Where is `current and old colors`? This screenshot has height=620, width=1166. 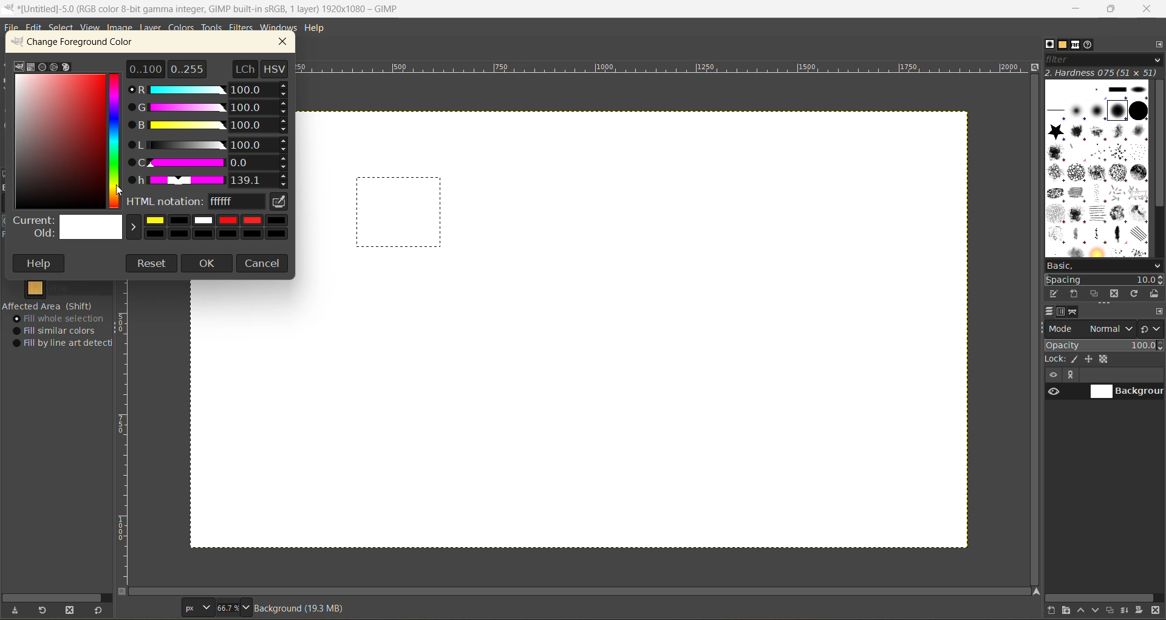
current and old colors is located at coordinates (152, 229).